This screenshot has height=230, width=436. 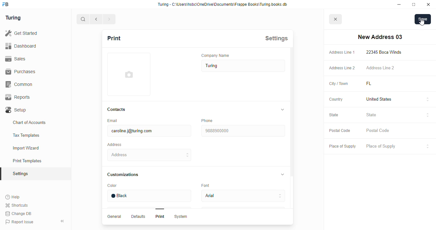 I want to click on contacts, so click(x=117, y=110).